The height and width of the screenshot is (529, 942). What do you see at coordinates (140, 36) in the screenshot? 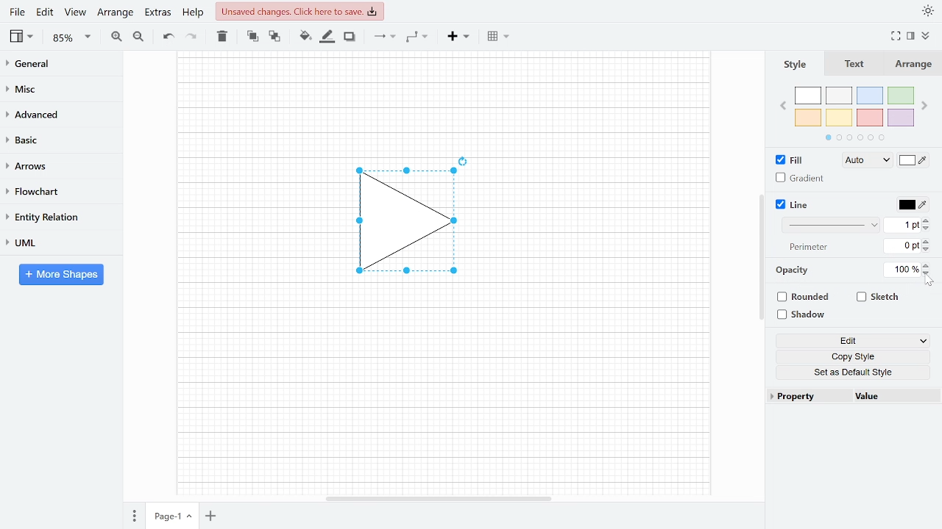
I see `Zoom out` at bounding box center [140, 36].